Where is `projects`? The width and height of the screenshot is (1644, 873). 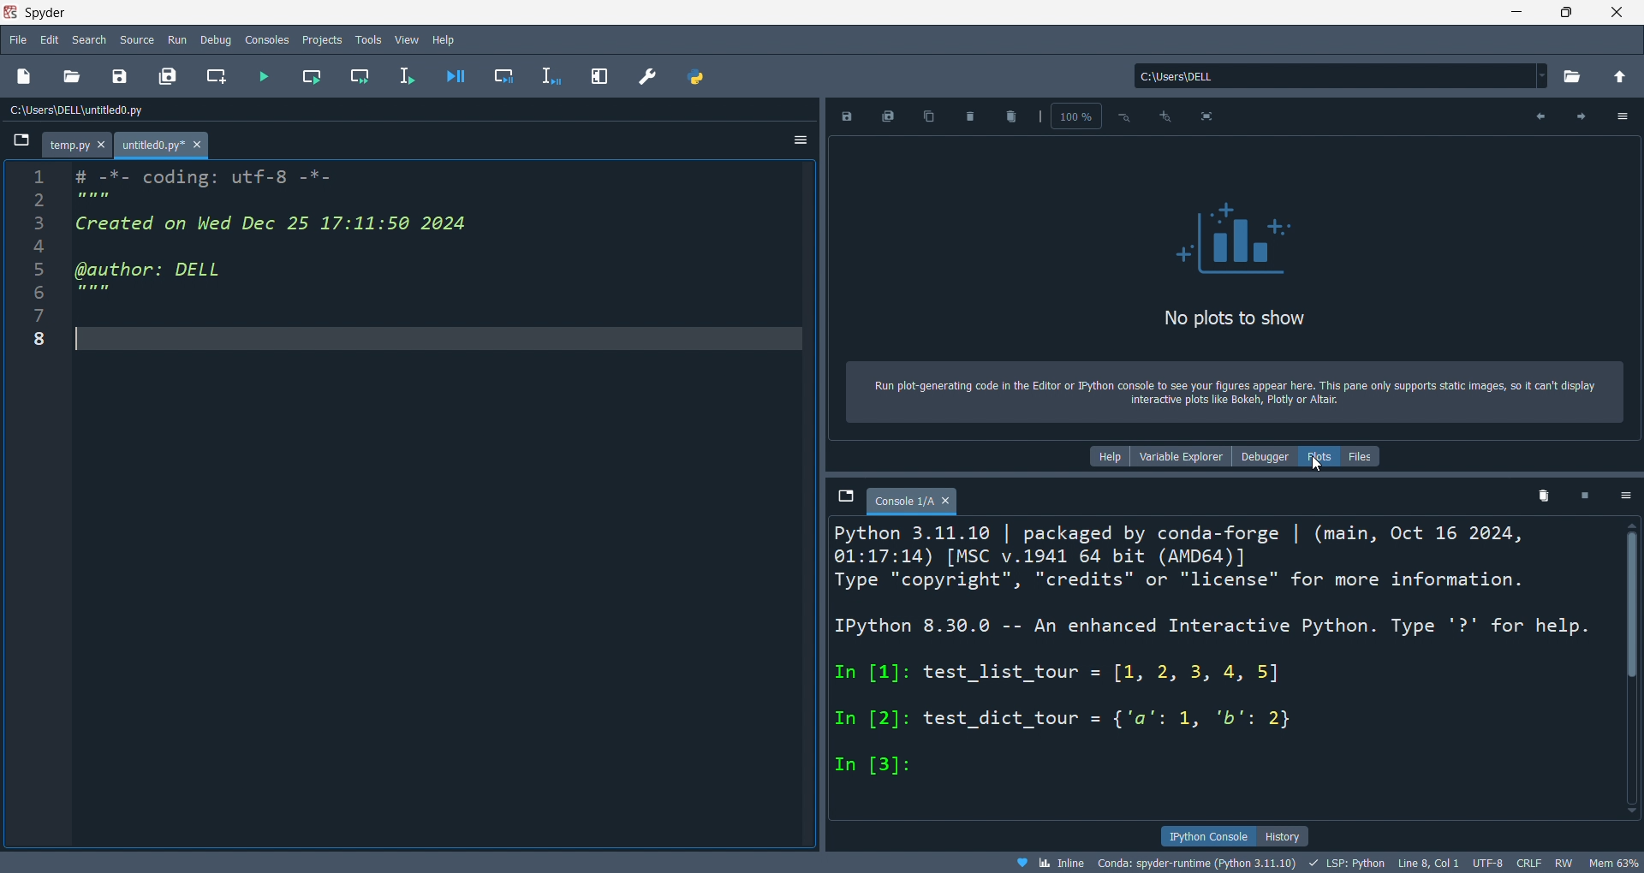
projects is located at coordinates (319, 39).